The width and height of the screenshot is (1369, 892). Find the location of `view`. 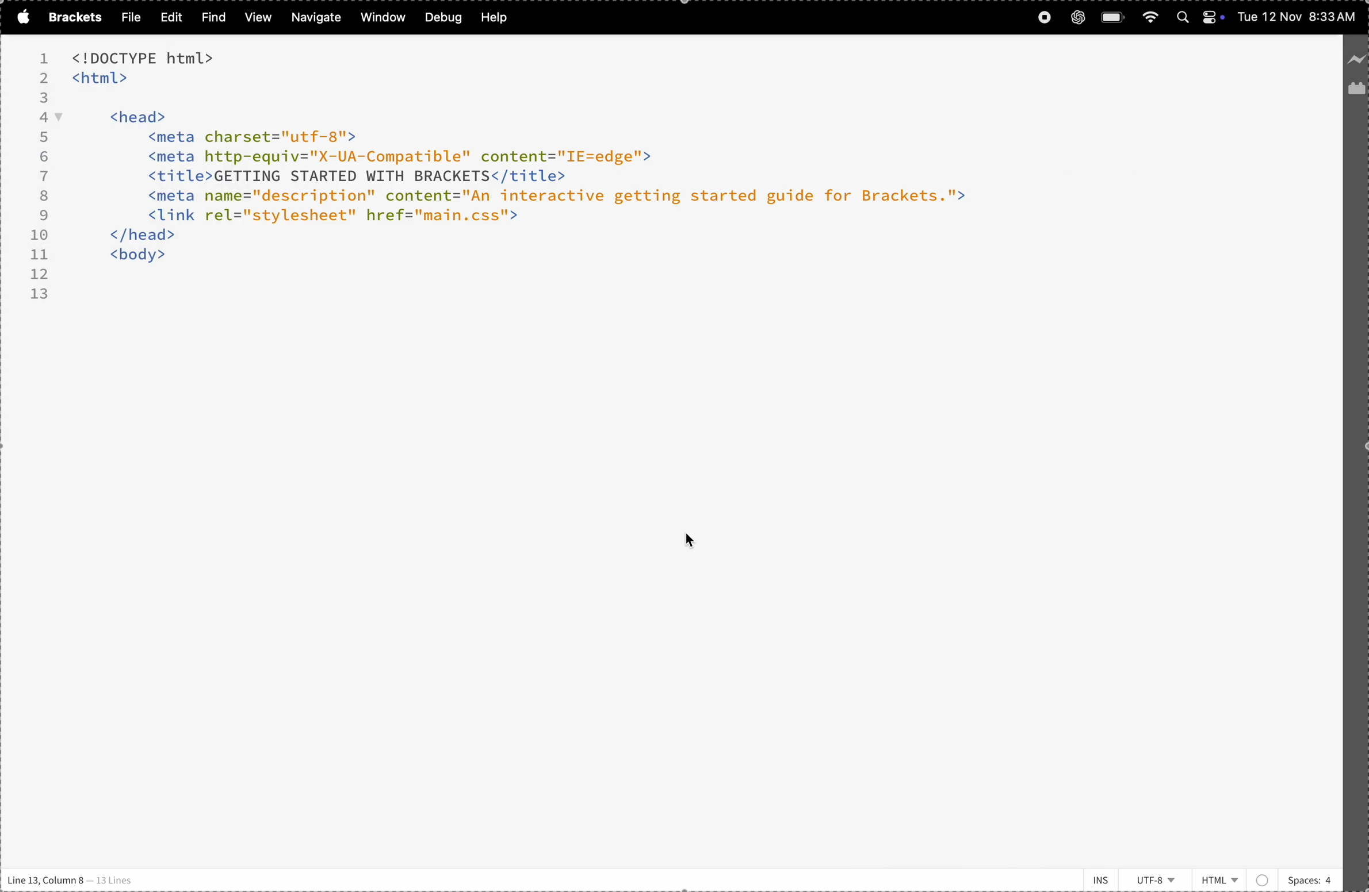

view is located at coordinates (256, 18).